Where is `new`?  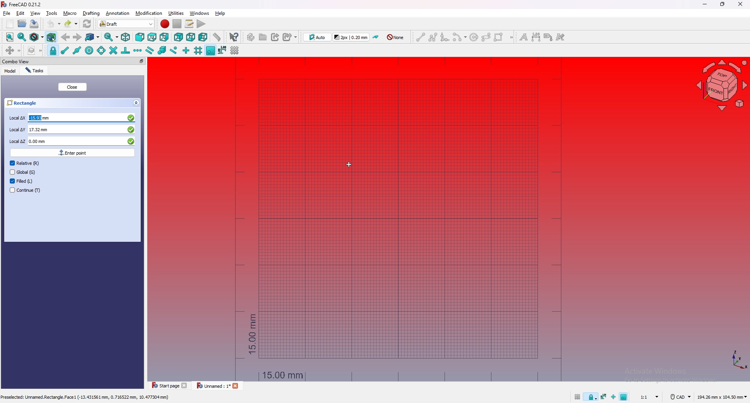
new is located at coordinates (10, 24).